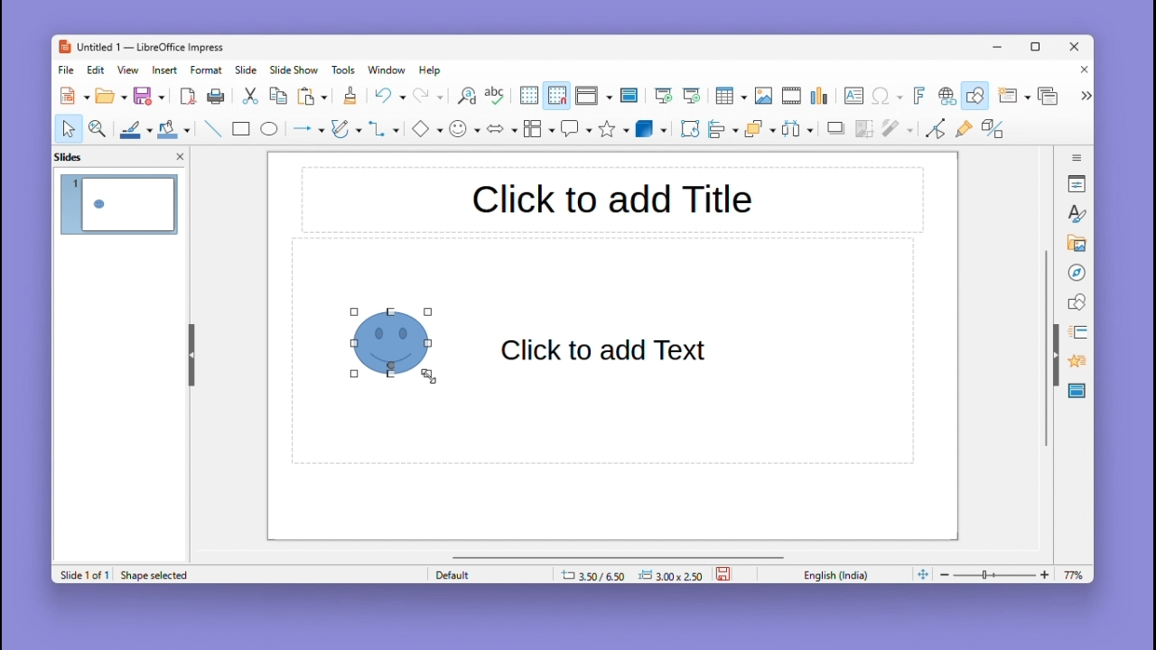 The height and width of the screenshot is (650, 1156). What do you see at coordinates (180, 155) in the screenshot?
I see `close` at bounding box center [180, 155].